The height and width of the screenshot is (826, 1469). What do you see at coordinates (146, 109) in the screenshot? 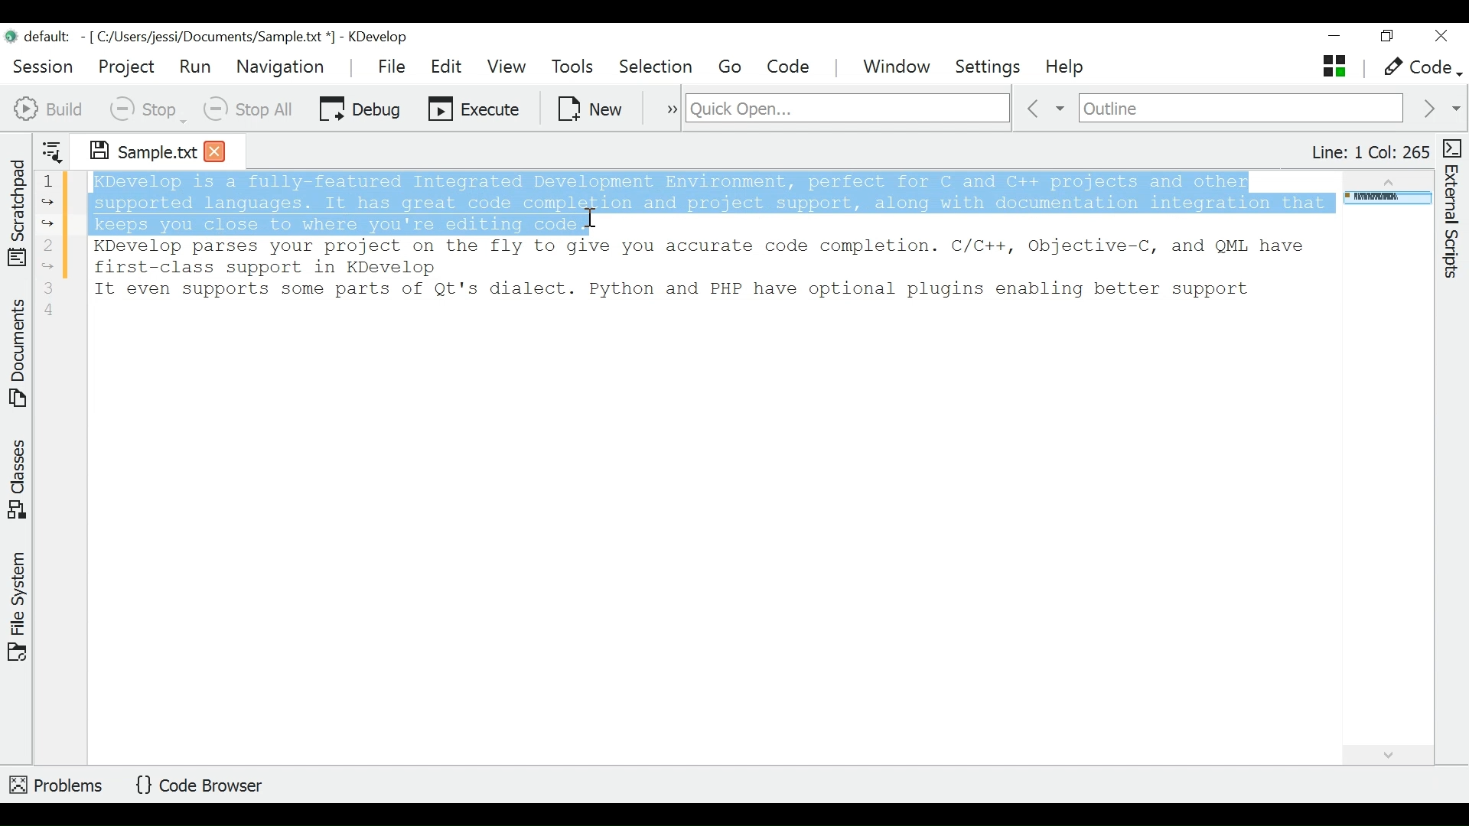
I see `Stop` at bounding box center [146, 109].